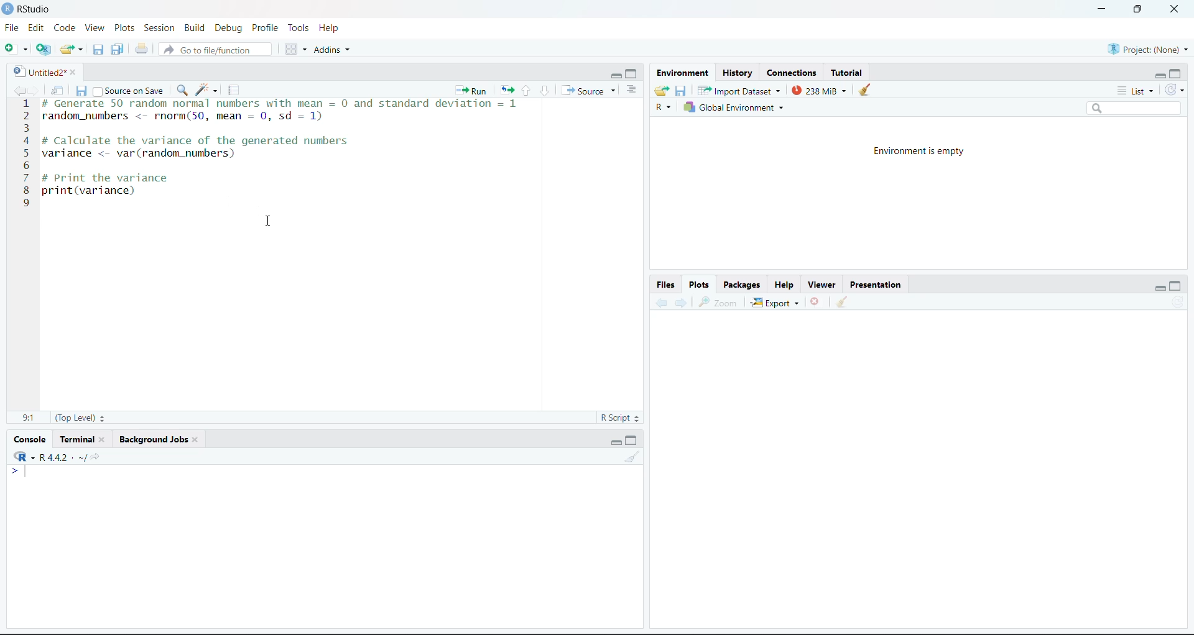  What do you see at coordinates (55, 456) in the screenshot?
I see `R 4.4.2 ~/` at bounding box center [55, 456].